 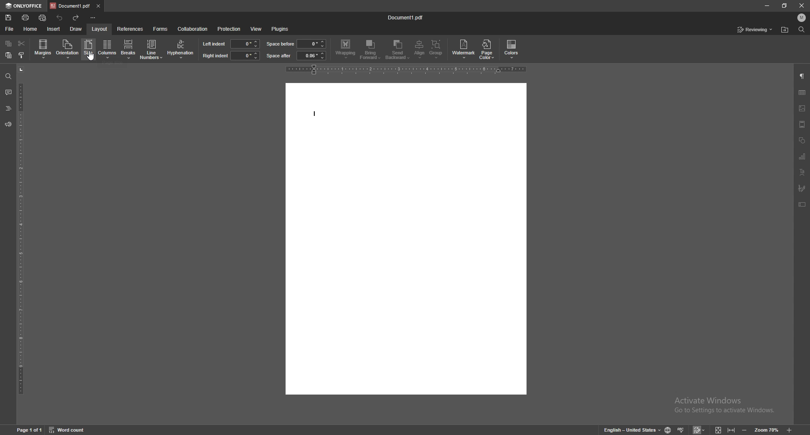 I want to click on file, so click(x=9, y=29).